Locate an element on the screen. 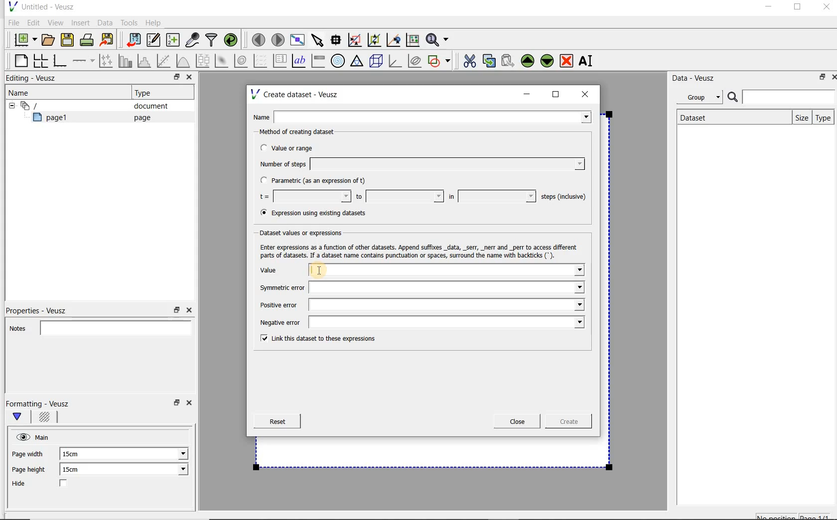 The height and width of the screenshot is (520, 837). Editing - Veusz is located at coordinates (33, 79).